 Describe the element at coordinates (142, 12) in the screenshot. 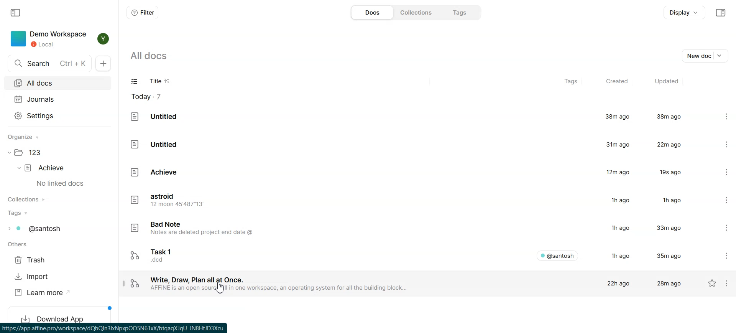

I see `Filter` at that location.